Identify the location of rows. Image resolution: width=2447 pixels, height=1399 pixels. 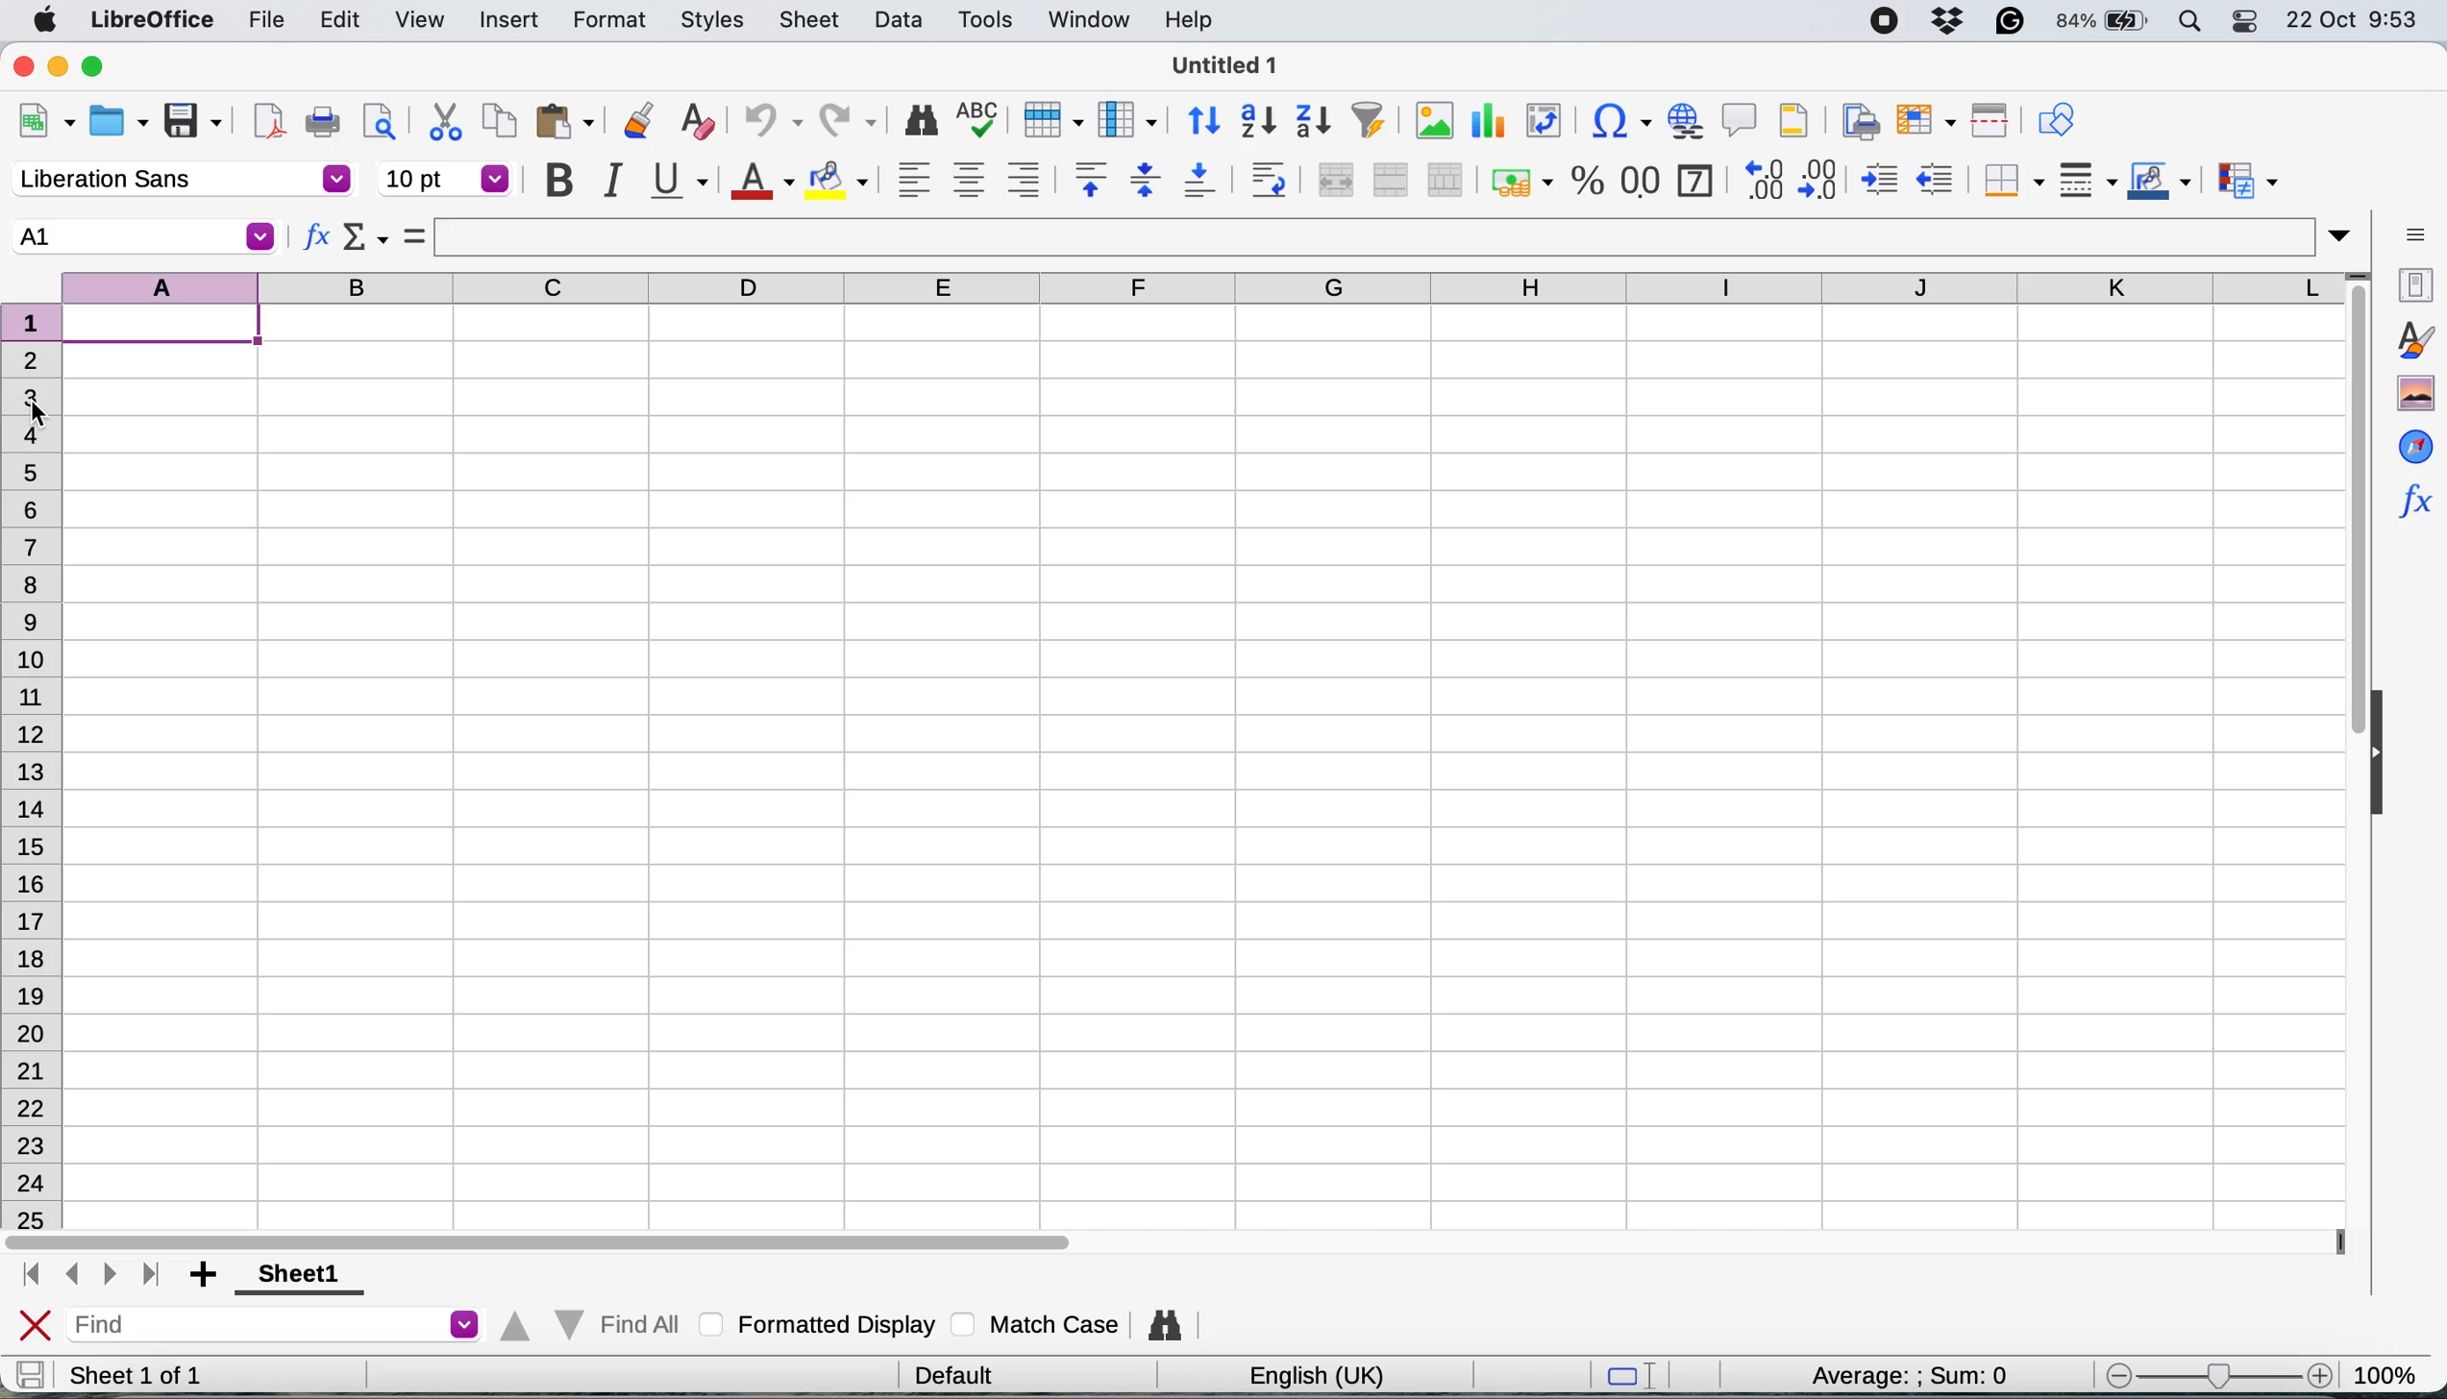
(37, 766).